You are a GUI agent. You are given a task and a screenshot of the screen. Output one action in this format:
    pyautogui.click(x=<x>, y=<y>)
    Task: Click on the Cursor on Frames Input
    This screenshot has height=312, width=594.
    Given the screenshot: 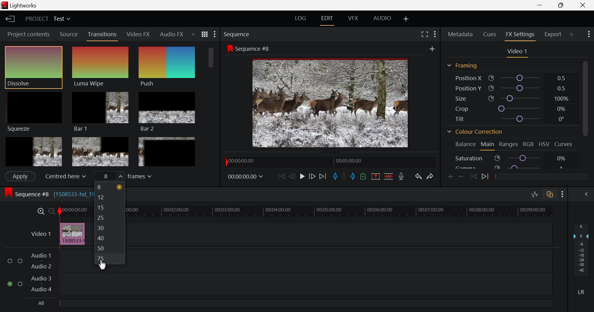 What is the action you would take?
    pyautogui.click(x=132, y=176)
    